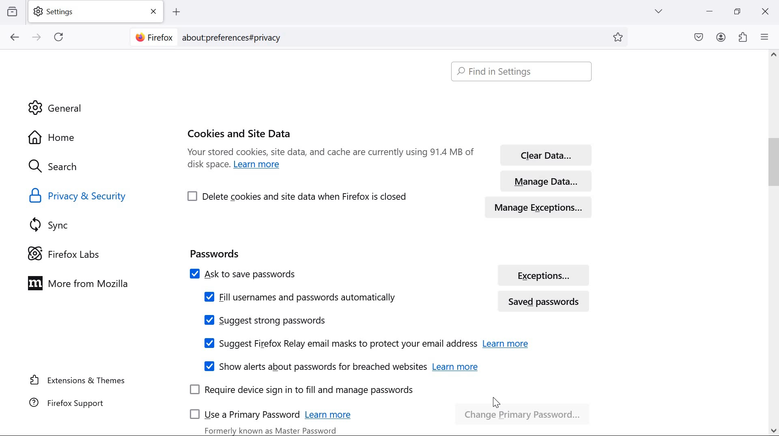 The height and width of the screenshot is (436, 779). What do you see at coordinates (299, 297) in the screenshot?
I see `Fill usernames and passwords automatically` at bounding box center [299, 297].